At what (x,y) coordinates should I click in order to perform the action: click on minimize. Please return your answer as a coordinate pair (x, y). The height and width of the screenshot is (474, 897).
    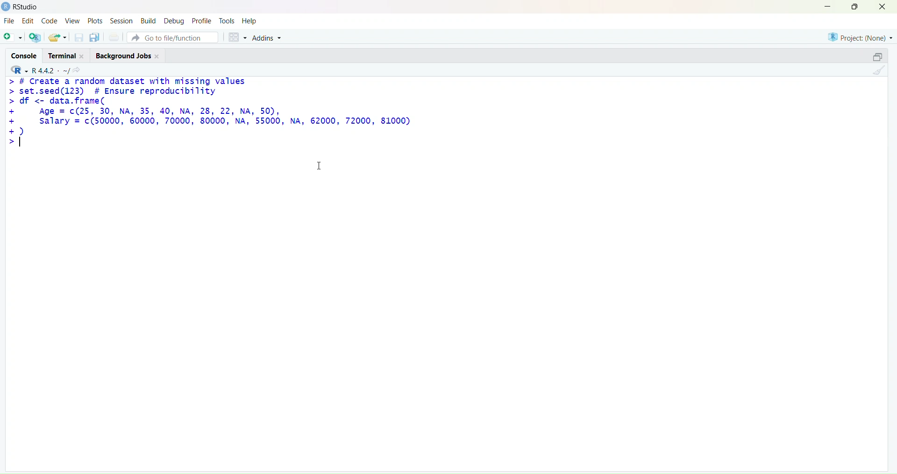
    Looking at the image, I should click on (825, 6).